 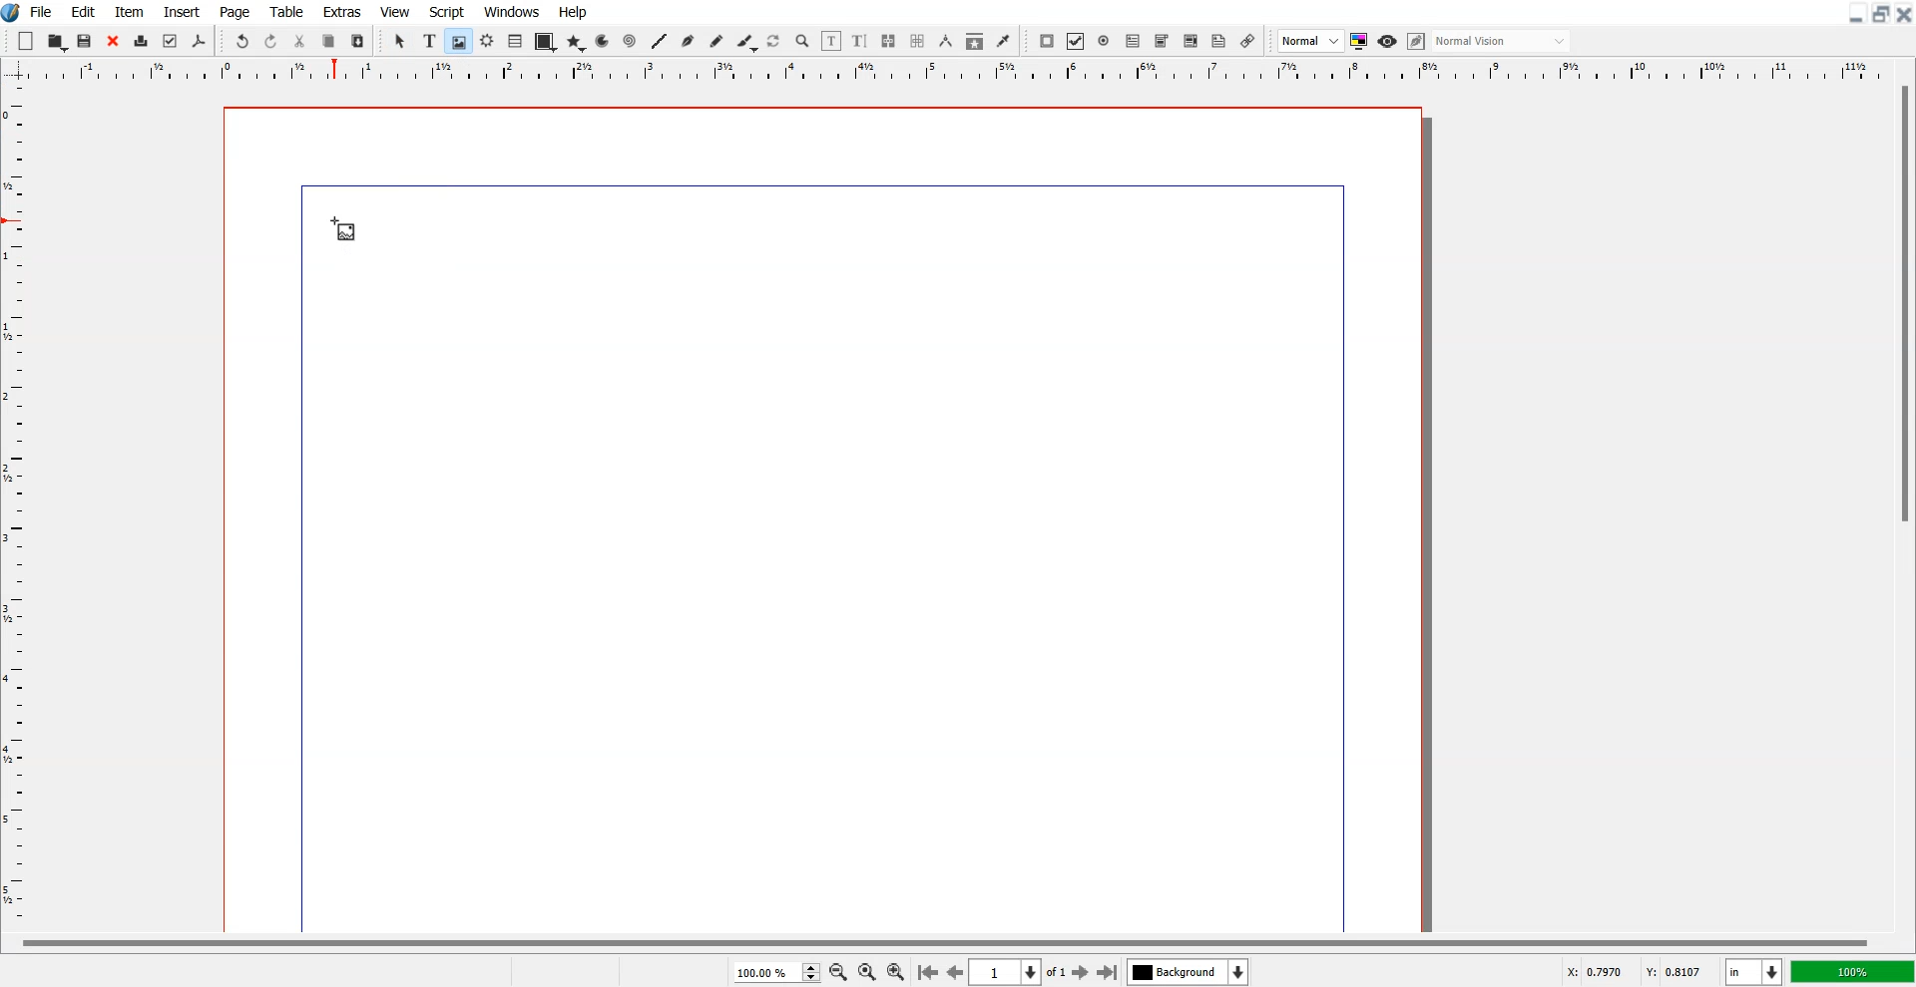 I want to click on Help, so click(x=574, y=12).